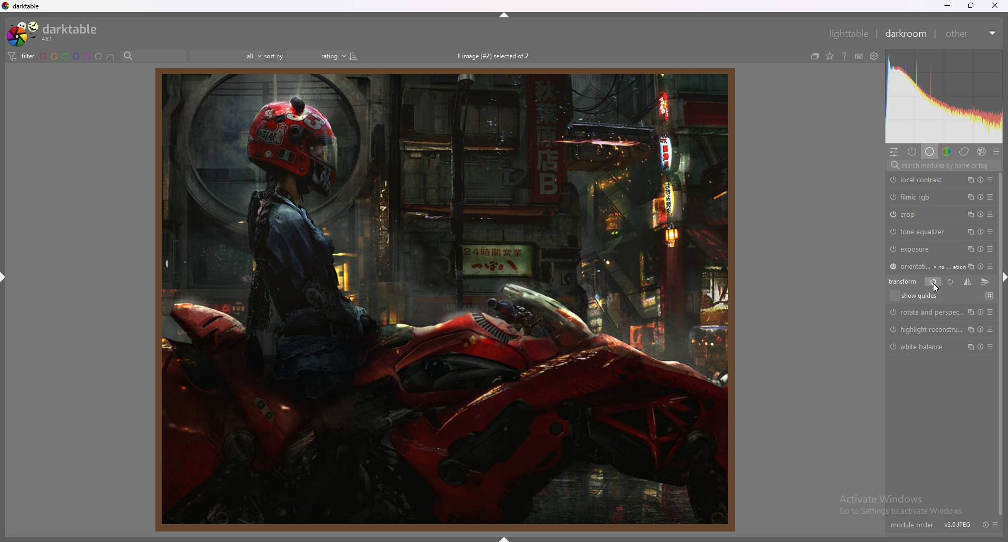  Describe the element at coordinates (505, 538) in the screenshot. I see `hide` at that location.